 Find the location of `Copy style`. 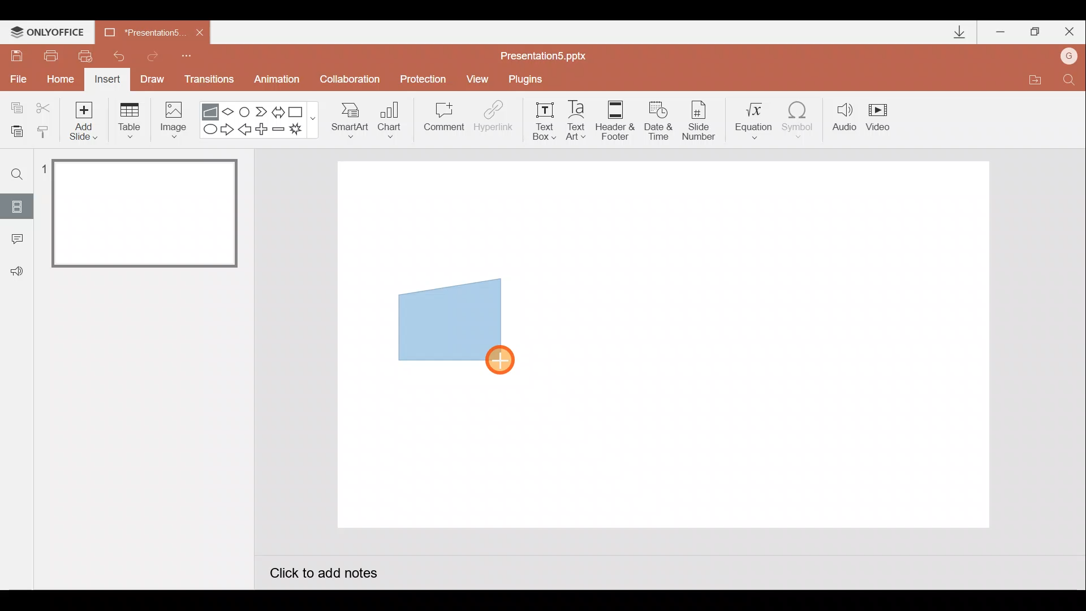

Copy style is located at coordinates (44, 130).